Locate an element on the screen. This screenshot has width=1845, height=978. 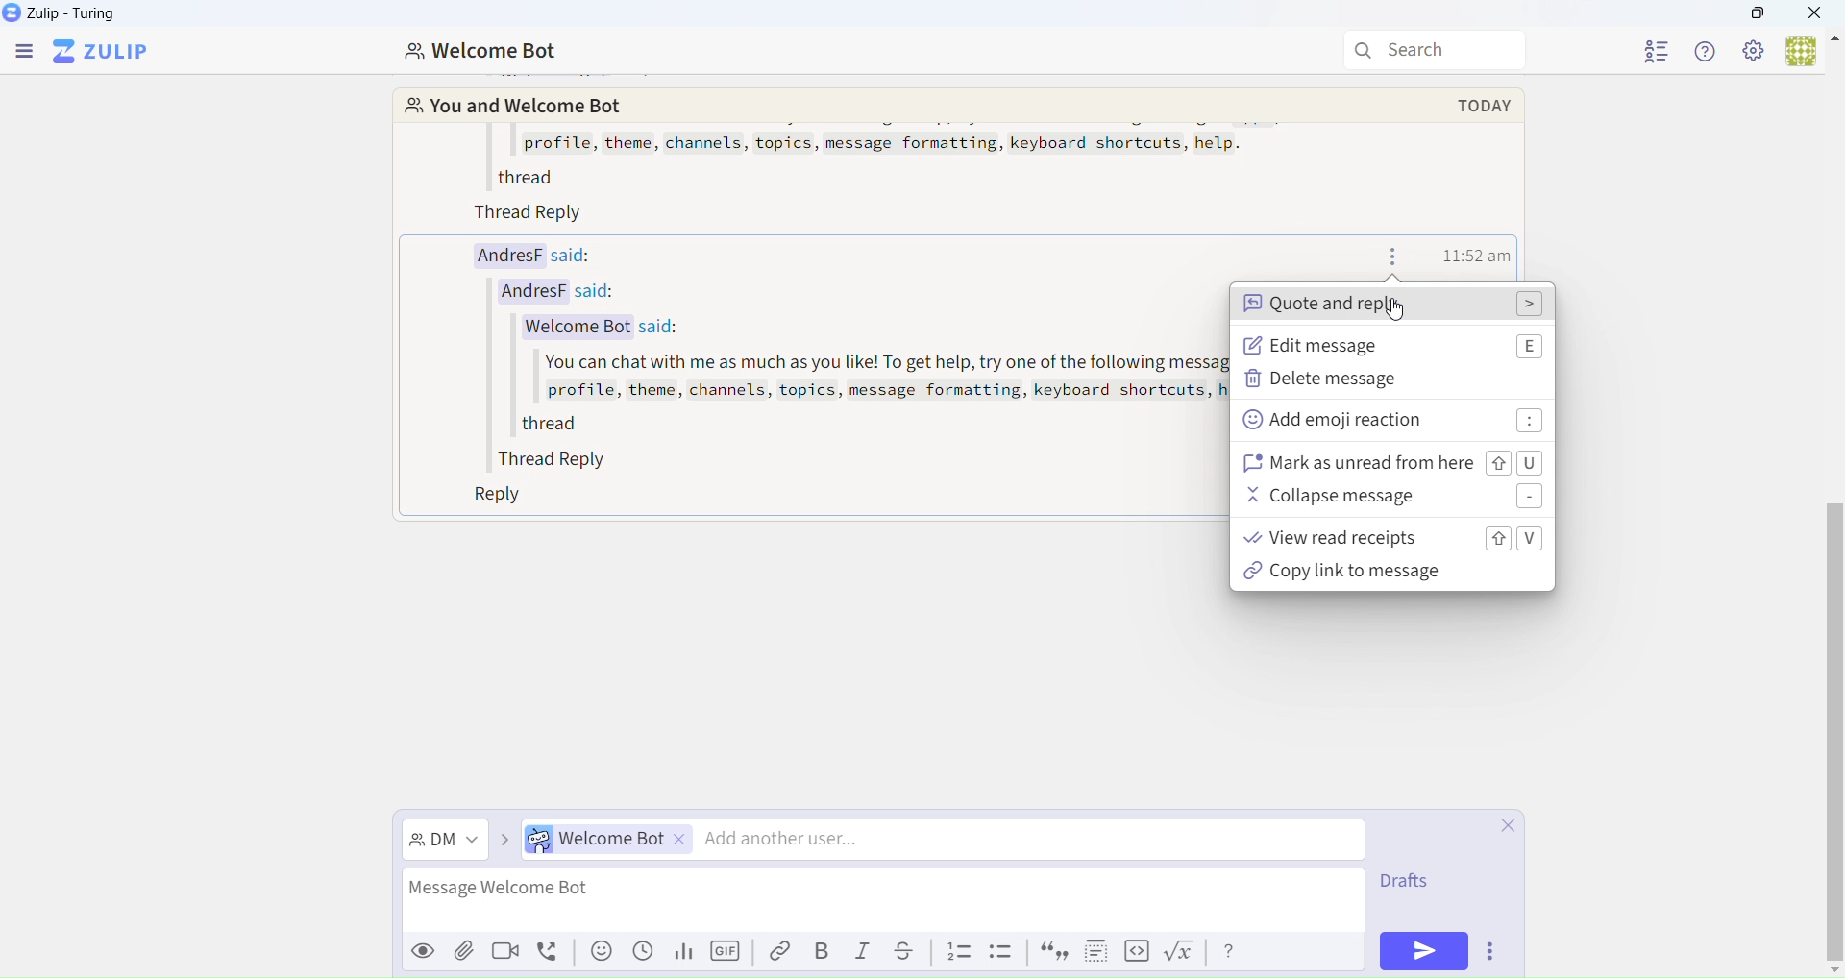
AndresF said: is located at coordinates (572, 293).